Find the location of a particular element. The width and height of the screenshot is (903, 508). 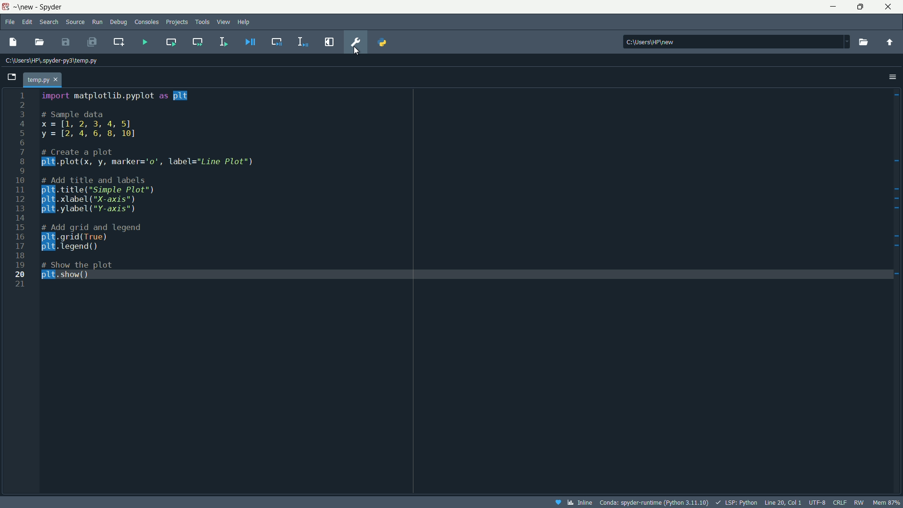

browse directory is located at coordinates (863, 42).